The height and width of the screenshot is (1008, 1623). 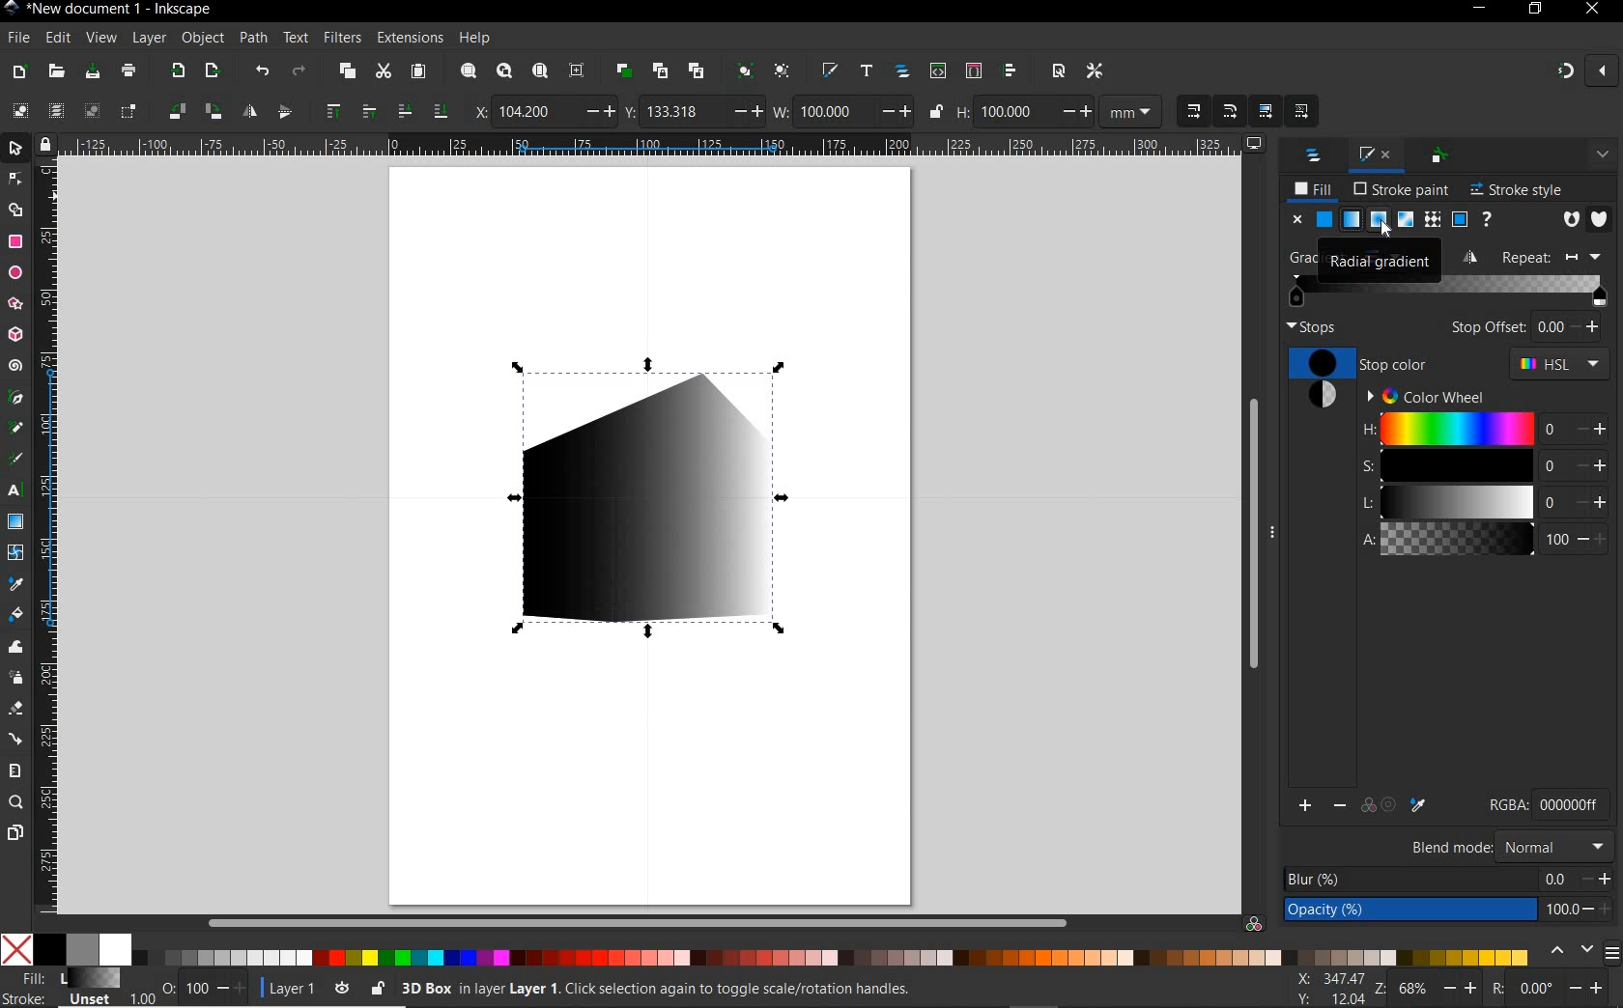 What do you see at coordinates (1599, 217) in the screenshot?
I see `FILL IS SOLID` at bounding box center [1599, 217].